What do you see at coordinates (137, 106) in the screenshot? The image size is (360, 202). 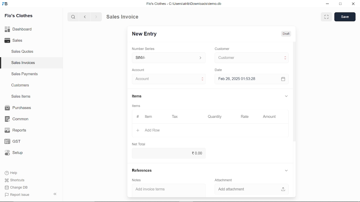 I see `` at bounding box center [137, 106].